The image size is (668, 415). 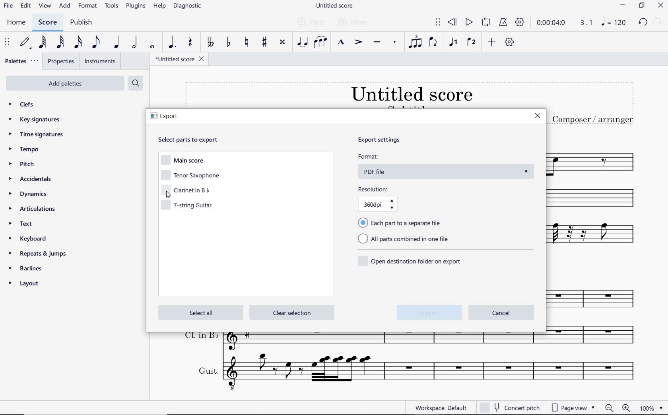 I want to click on FILE NAME, so click(x=180, y=60).